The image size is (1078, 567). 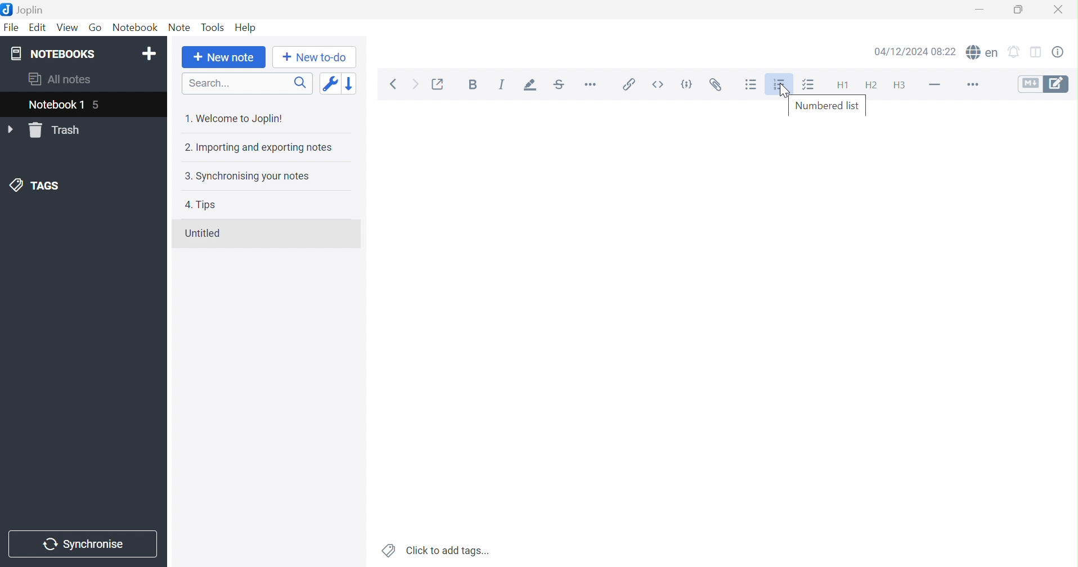 What do you see at coordinates (151, 52) in the screenshot?
I see `Add notebooks` at bounding box center [151, 52].